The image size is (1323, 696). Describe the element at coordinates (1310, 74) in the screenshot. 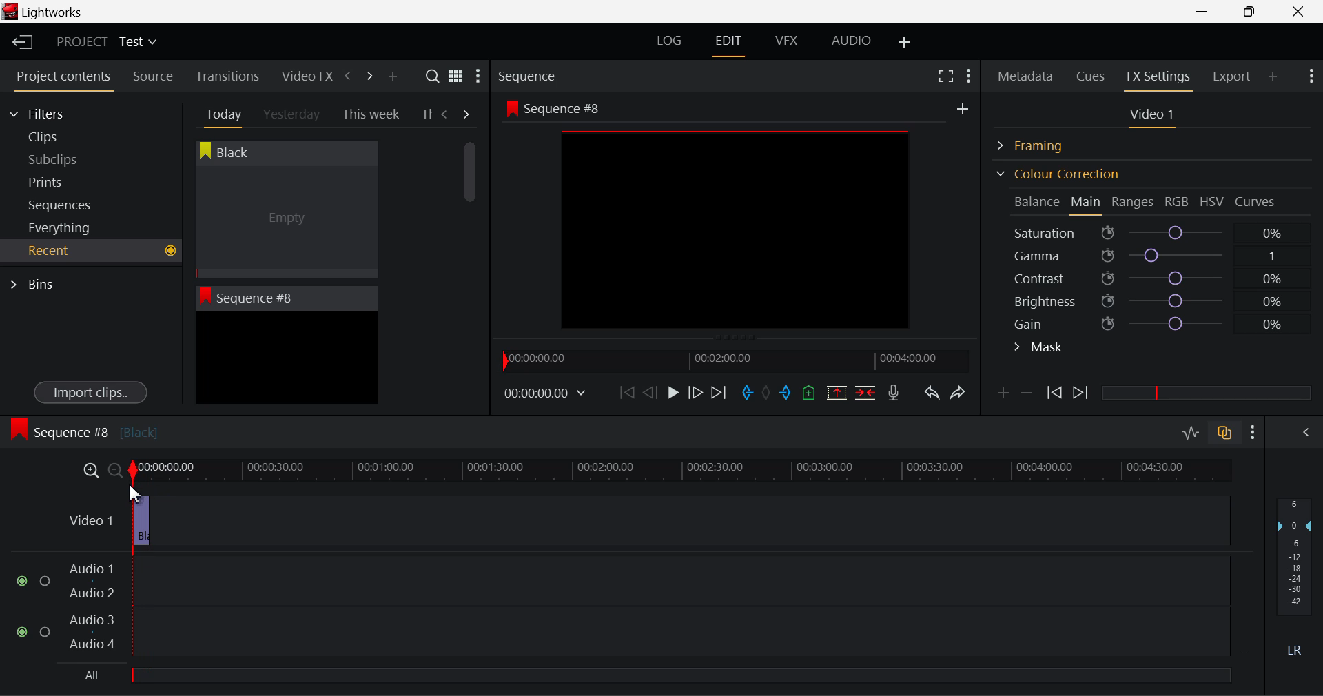

I see `Show Settings` at that location.